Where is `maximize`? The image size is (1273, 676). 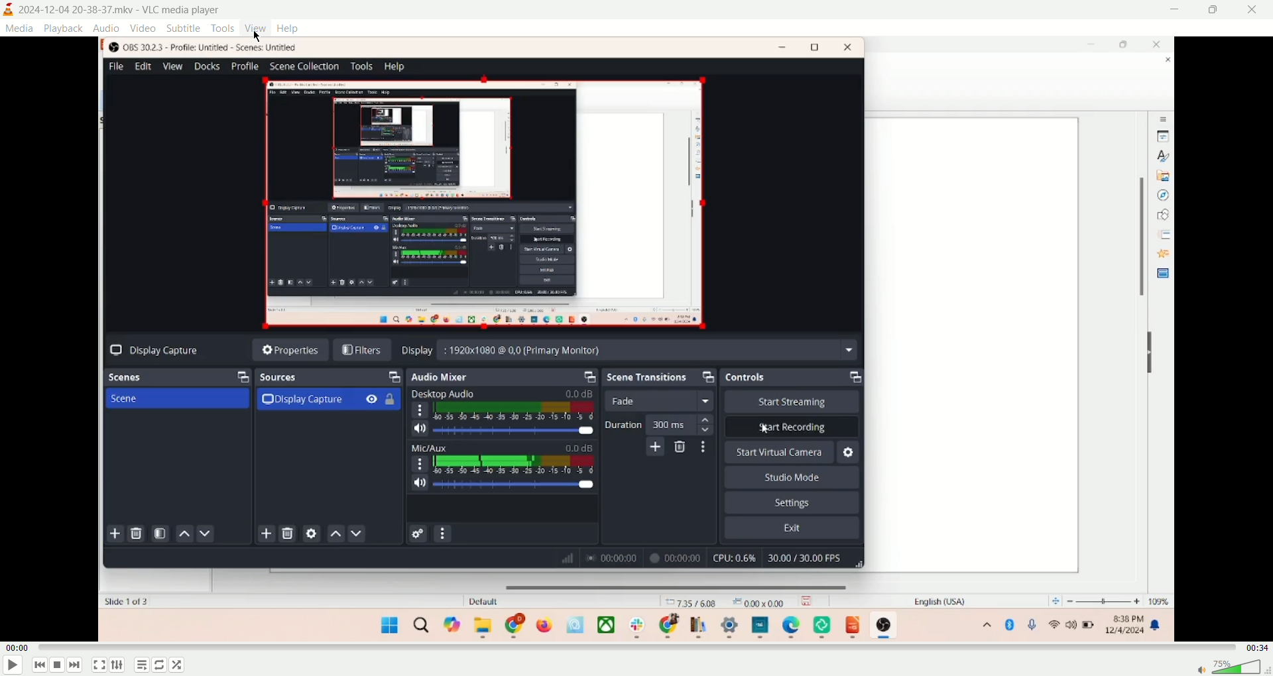
maximize is located at coordinates (1214, 11).